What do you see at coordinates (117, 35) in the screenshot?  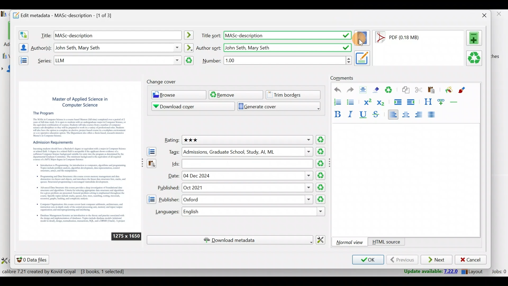 I see `` at bounding box center [117, 35].